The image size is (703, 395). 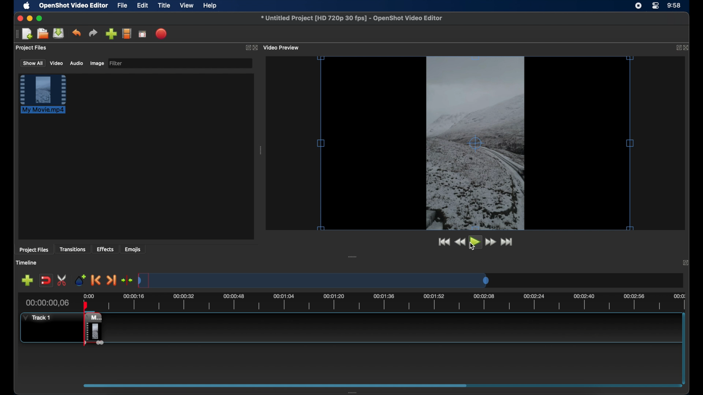 I want to click on playhead, so click(x=86, y=306).